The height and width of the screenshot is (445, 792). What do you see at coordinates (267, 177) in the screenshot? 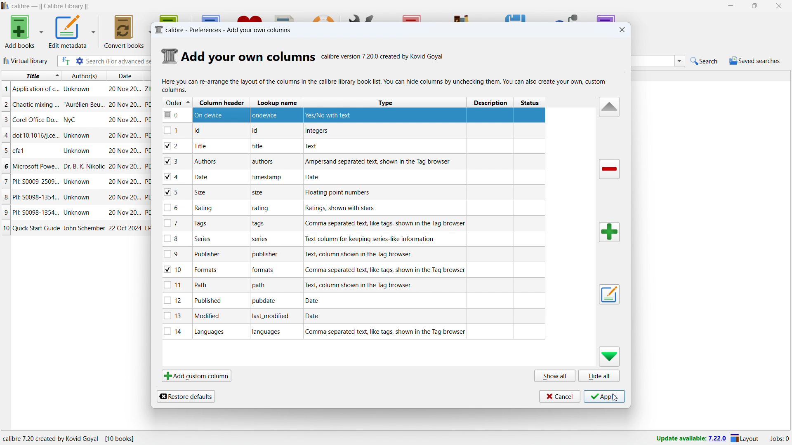
I see `timestamp` at bounding box center [267, 177].